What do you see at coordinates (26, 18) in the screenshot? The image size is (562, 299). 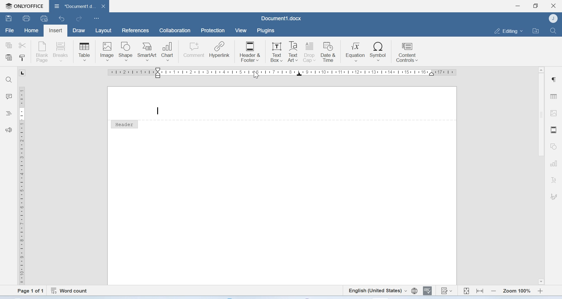 I see `Print file` at bounding box center [26, 18].